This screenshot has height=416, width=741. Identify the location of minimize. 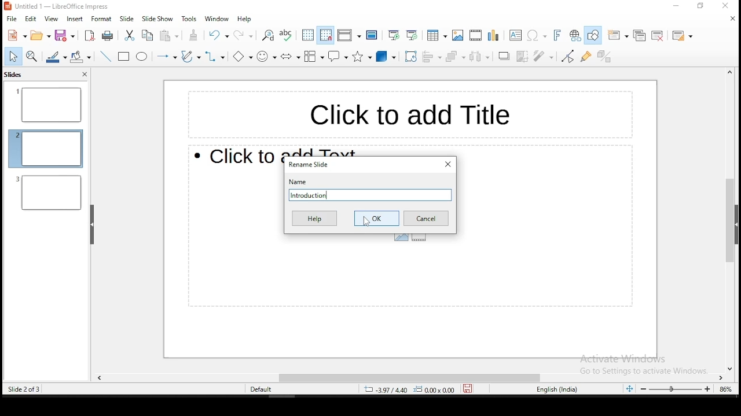
(669, 8).